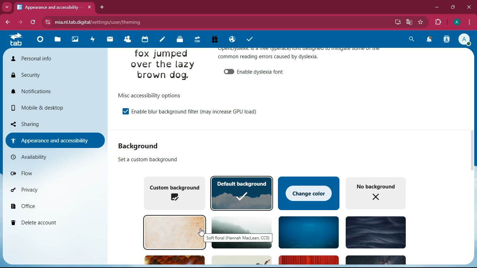 This screenshot has width=477, height=268. I want to click on mail, so click(111, 40).